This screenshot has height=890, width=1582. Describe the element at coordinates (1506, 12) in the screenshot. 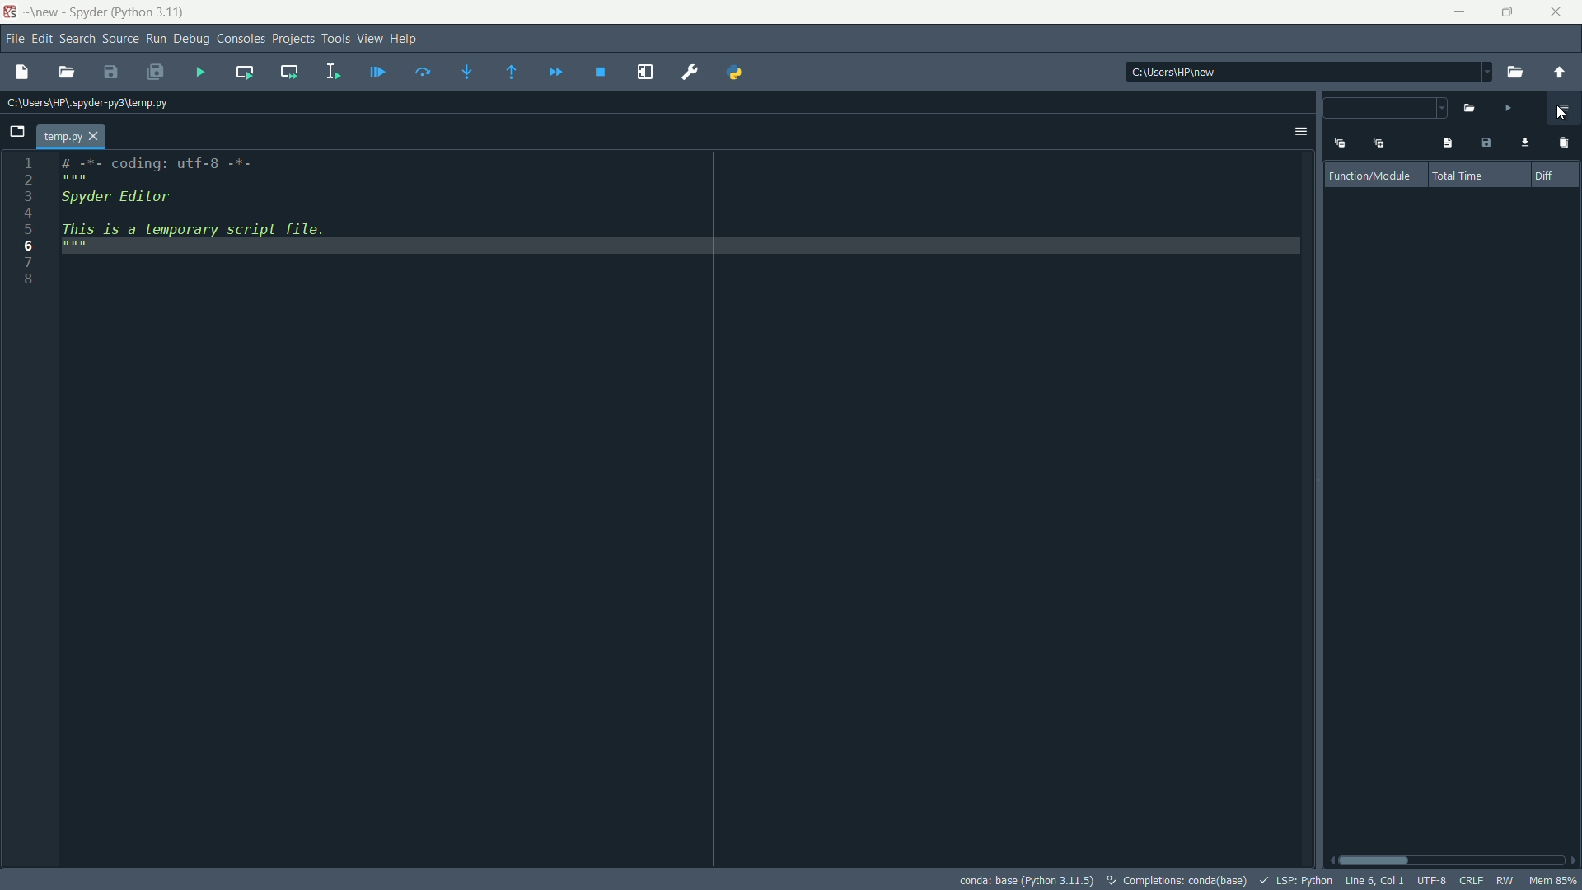

I see `maximize` at that location.